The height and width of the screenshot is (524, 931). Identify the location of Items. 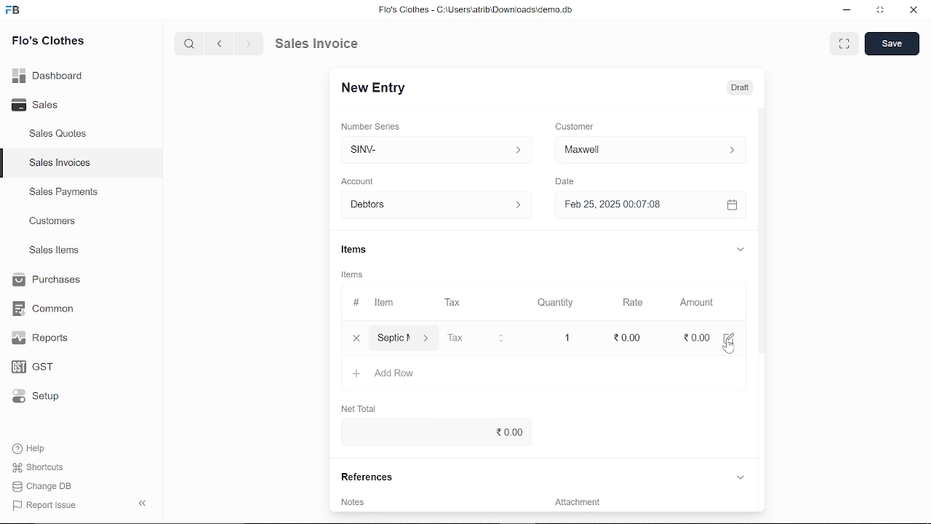
(354, 274).